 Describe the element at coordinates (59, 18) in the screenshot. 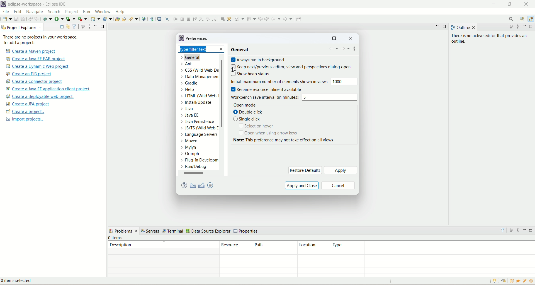

I see `run` at that location.